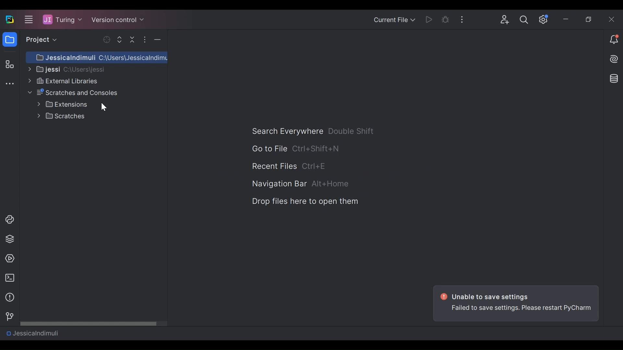  I want to click on Expand Selected, so click(121, 39).